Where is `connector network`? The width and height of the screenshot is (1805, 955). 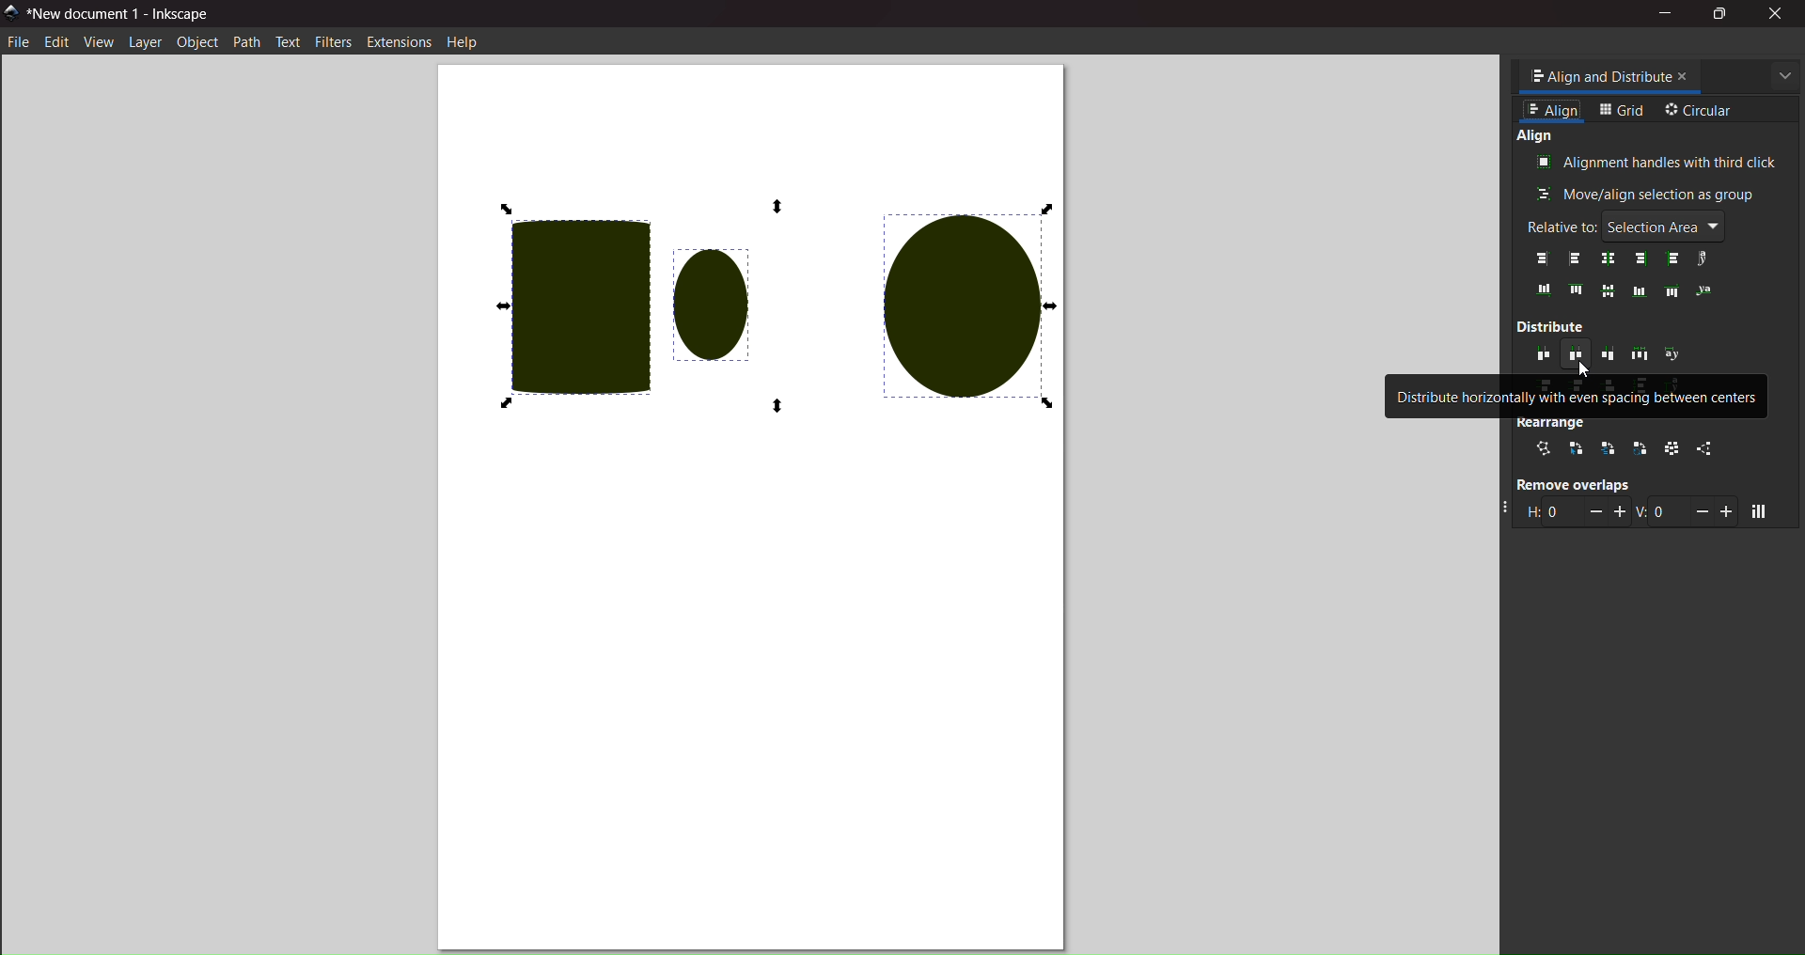
connector network is located at coordinates (1542, 448).